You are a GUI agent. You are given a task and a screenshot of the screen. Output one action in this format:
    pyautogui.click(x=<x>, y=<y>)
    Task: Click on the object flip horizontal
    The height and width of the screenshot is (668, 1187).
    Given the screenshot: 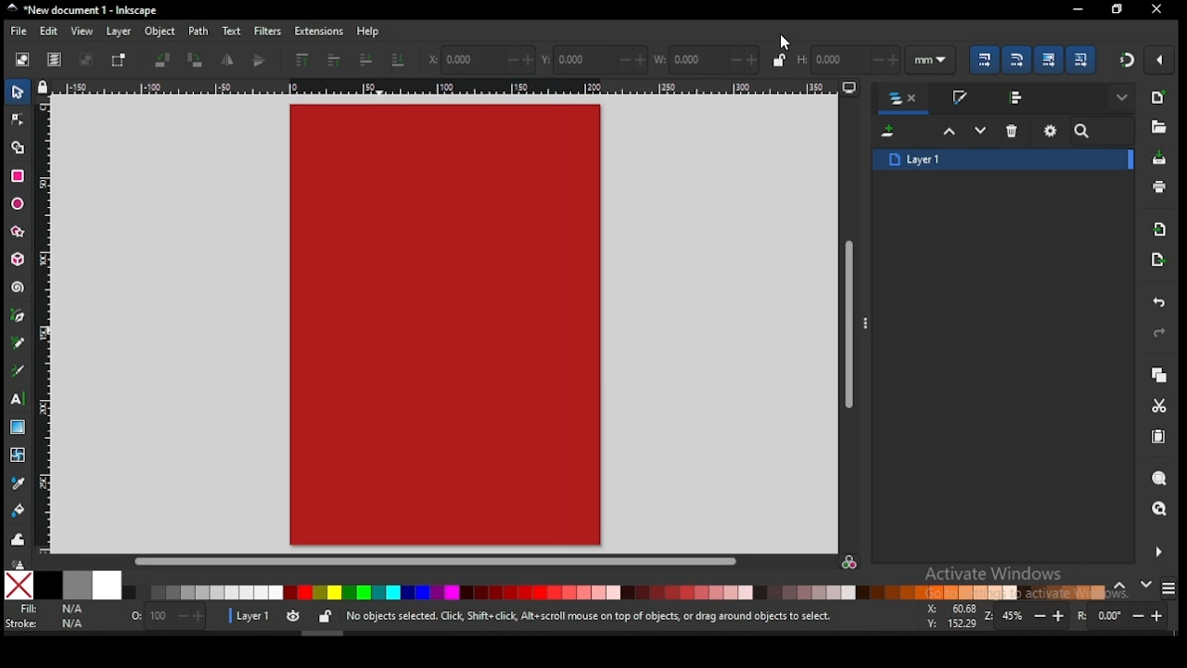 What is the action you would take?
    pyautogui.click(x=228, y=60)
    